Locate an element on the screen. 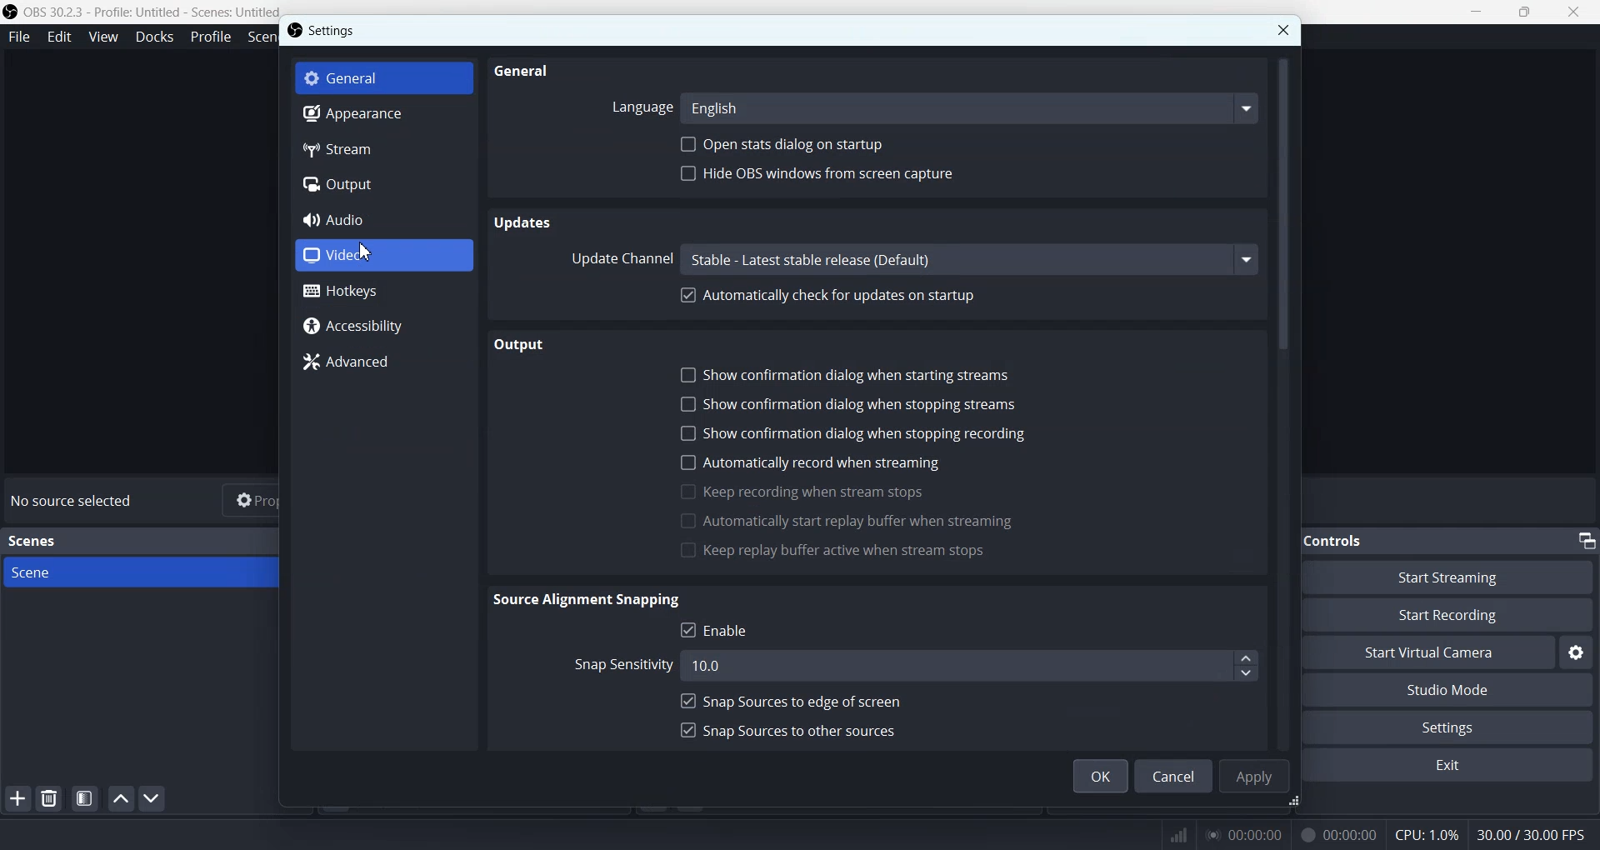  Move scene up is located at coordinates (121, 798).